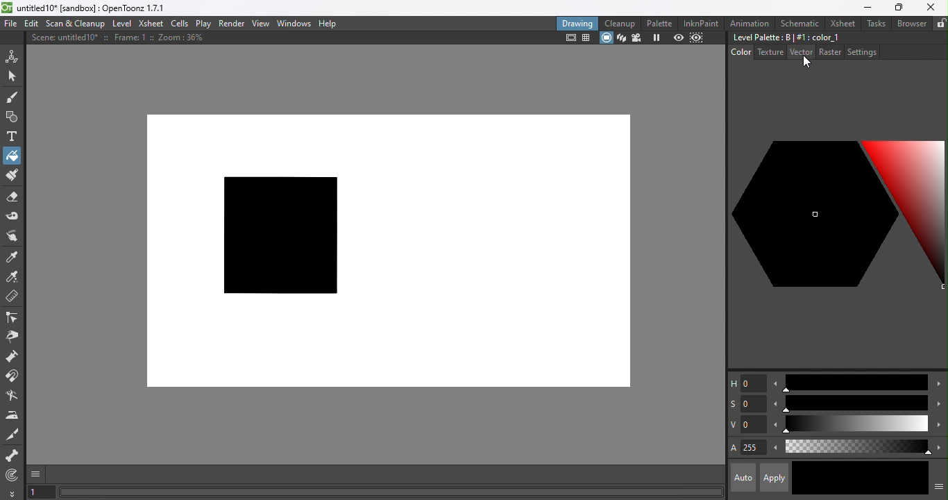 Image resolution: width=948 pixels, height=500 pixels. What do you see at coordinates (17, 356) in the screenshot?
I see `Pump tool` at bounding box center [17, 356].